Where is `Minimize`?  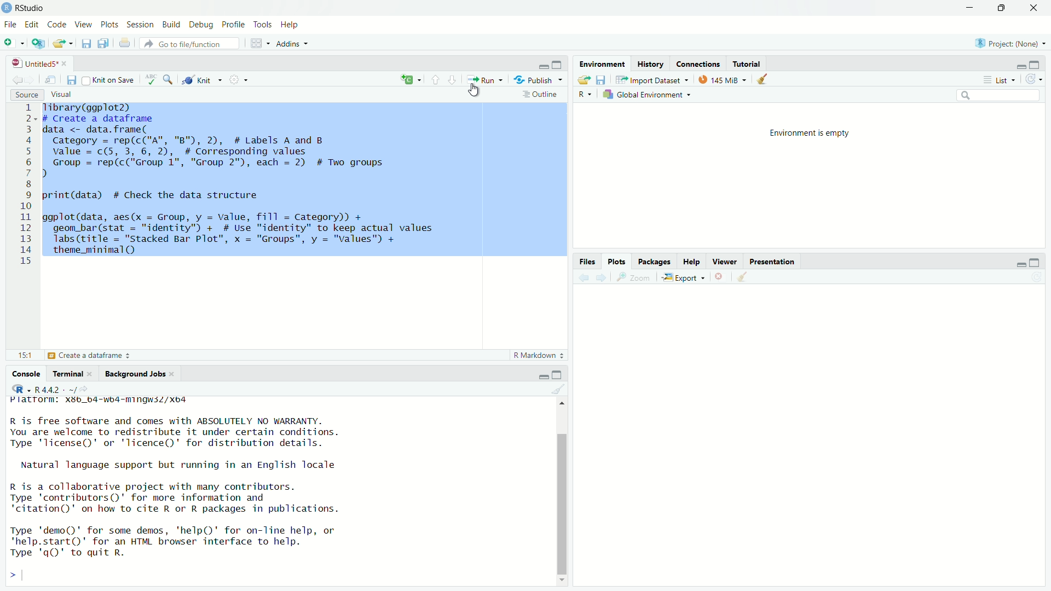
Minimize is located at coordinates (971, 8).